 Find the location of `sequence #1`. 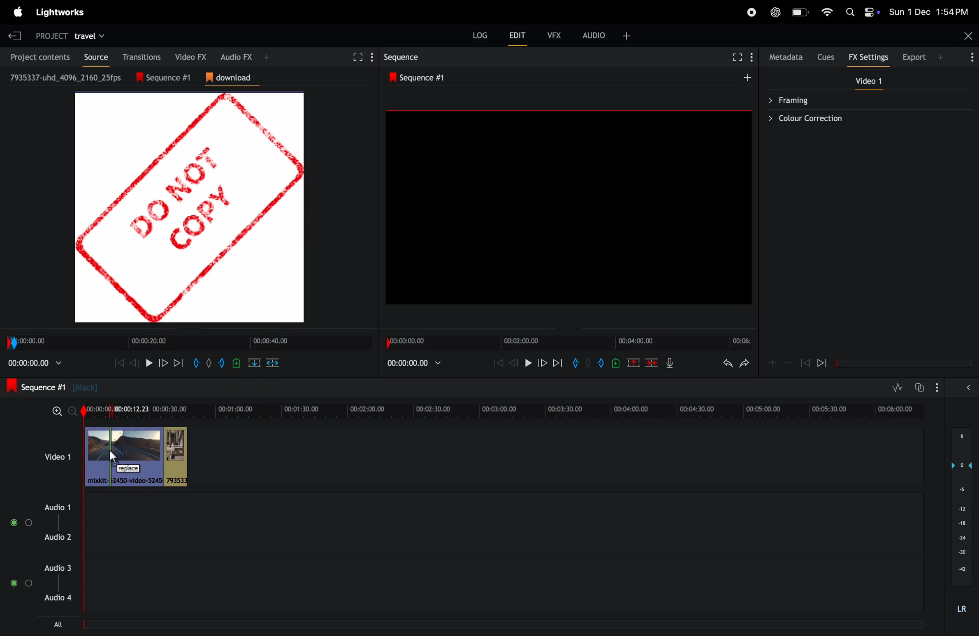

sequence #1 is located at coordinates (420, 78).